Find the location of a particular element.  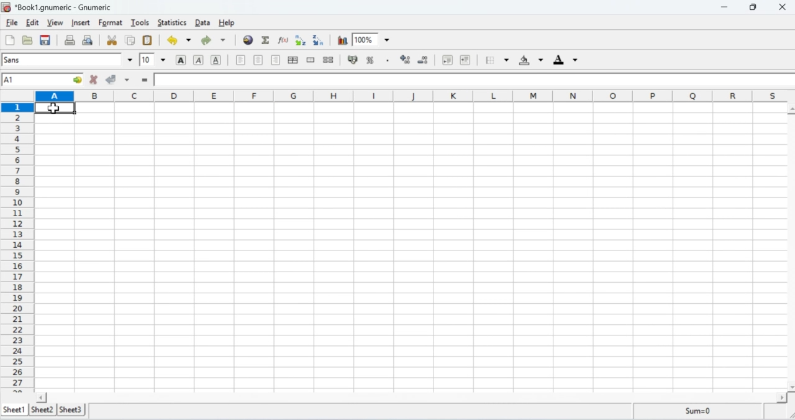

Print the current file is located at coordinates (70, 40).